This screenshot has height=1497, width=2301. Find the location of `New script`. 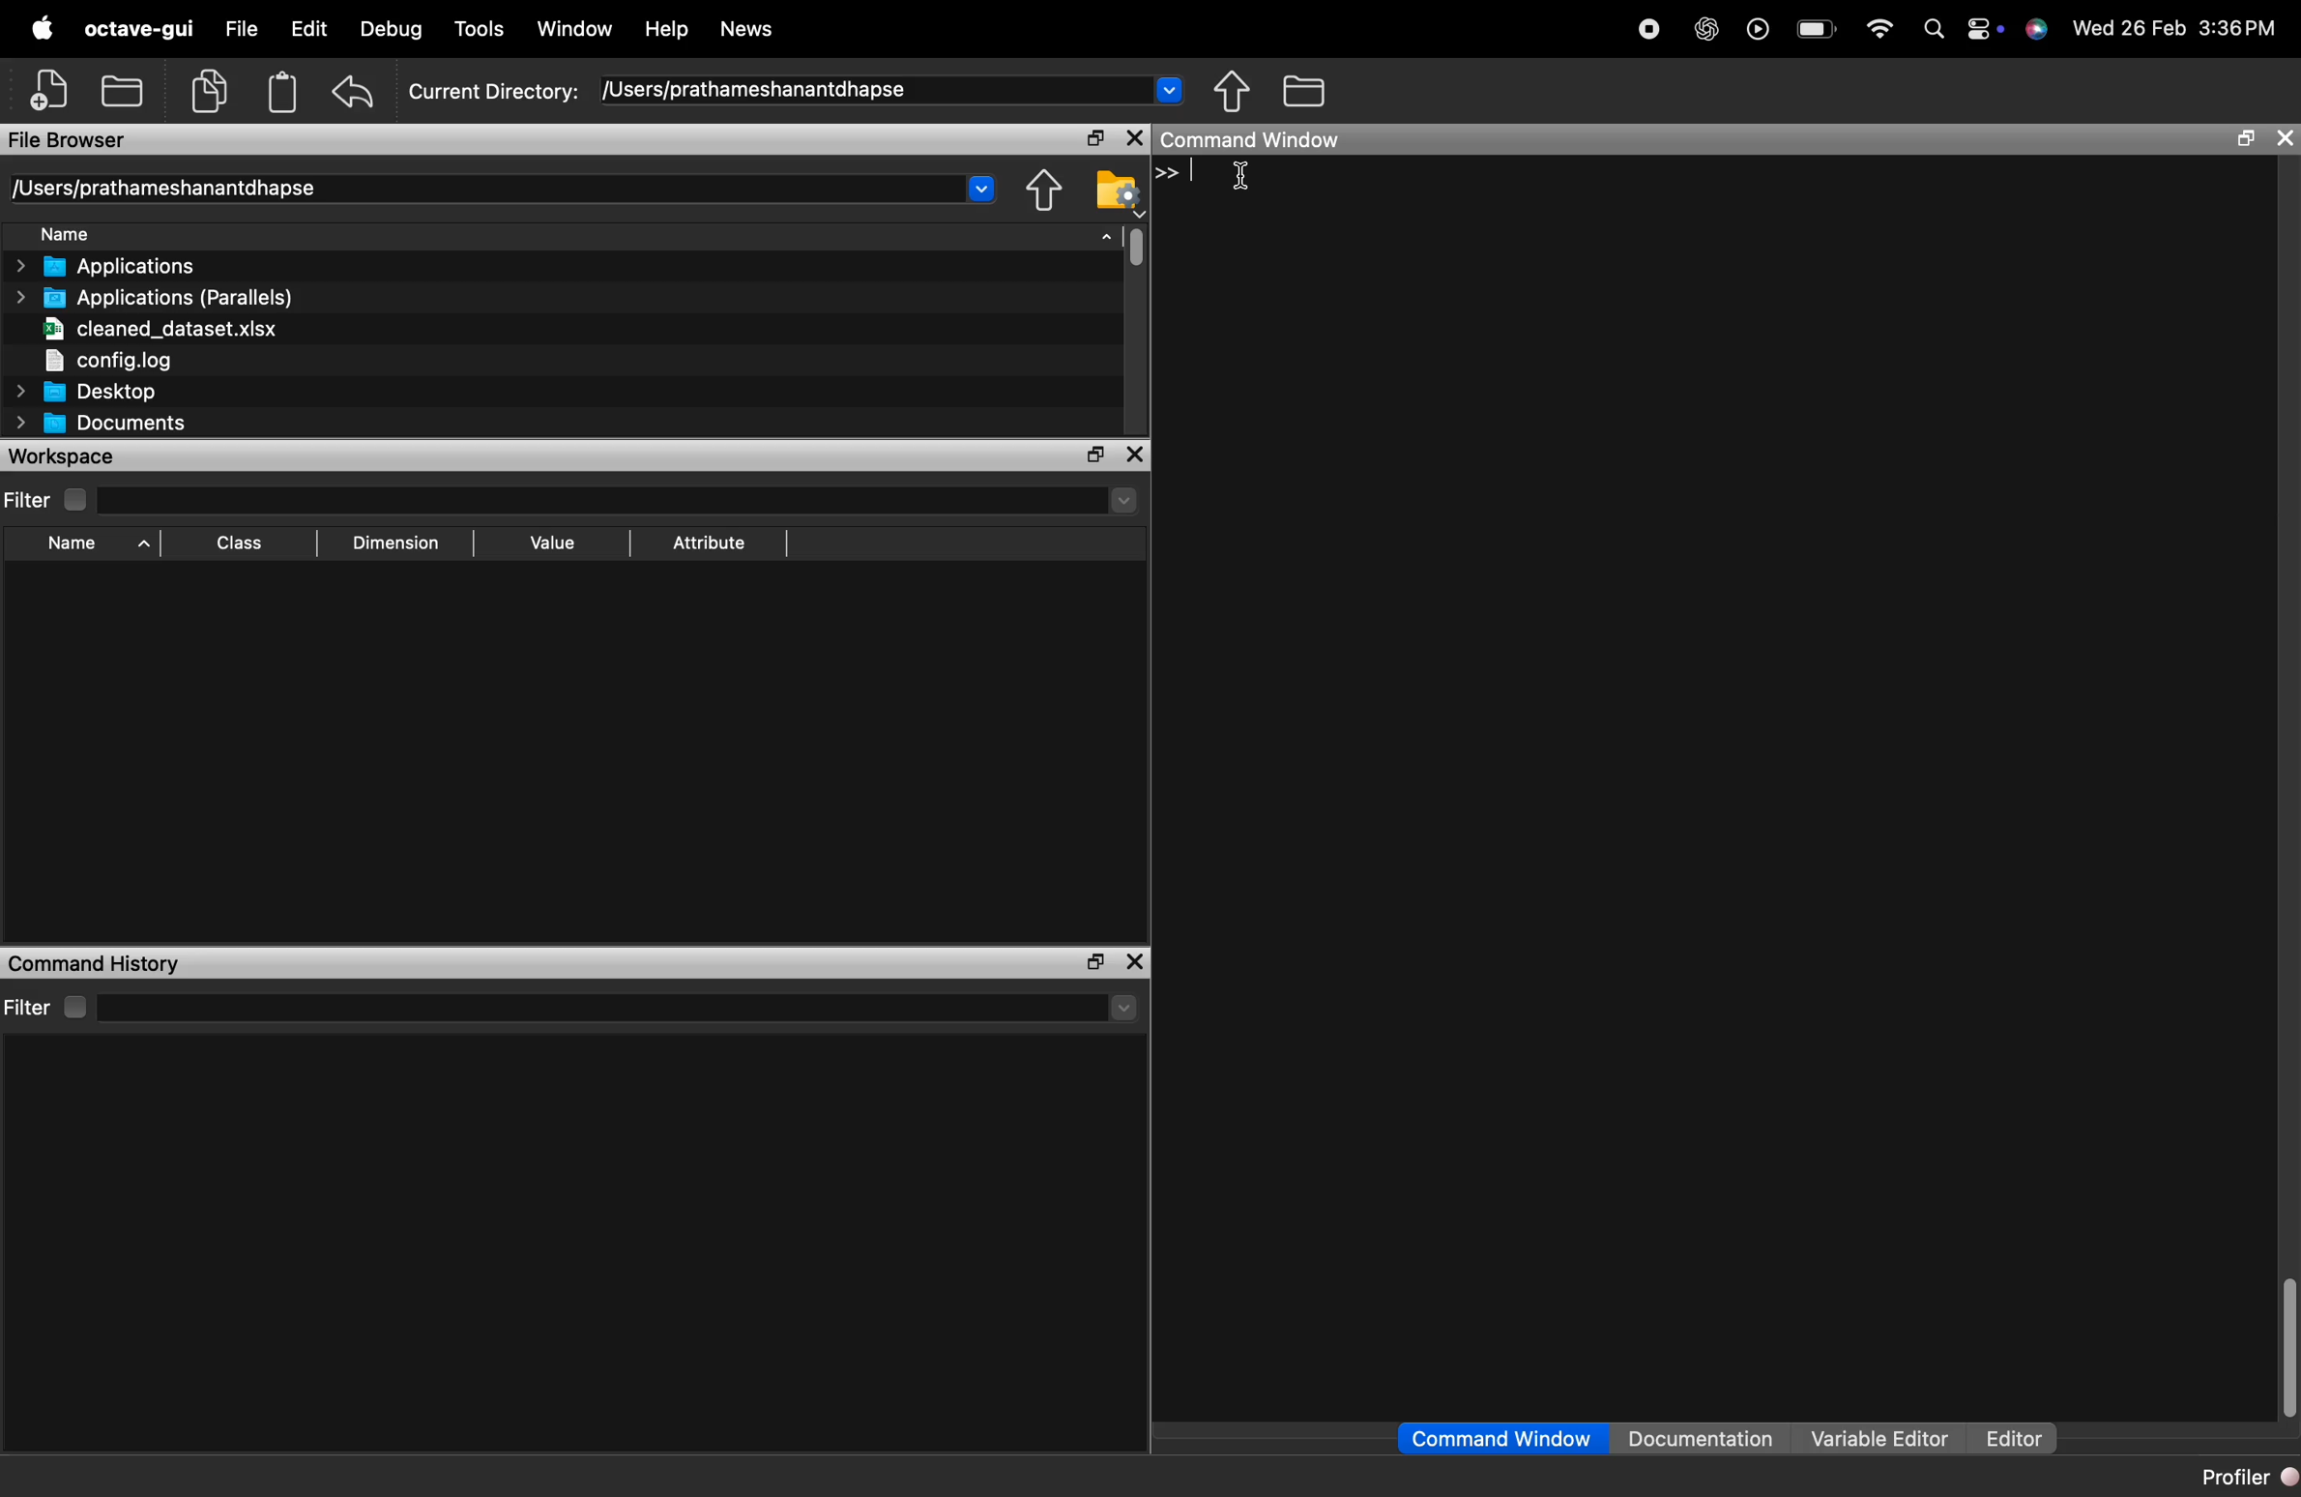

New script is located at coordinates (47, 88).